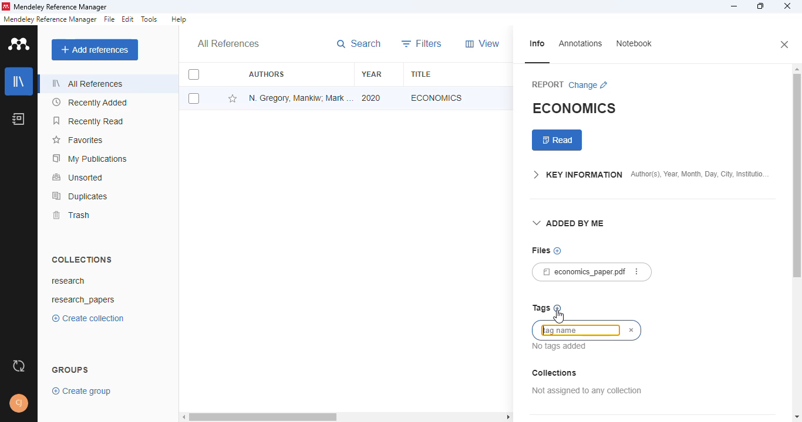 Image resolution: width=802 pixels, height=422 pixels. Describe the element at coordinates (70, 216) in the screenshot. I see `trash` at that location.